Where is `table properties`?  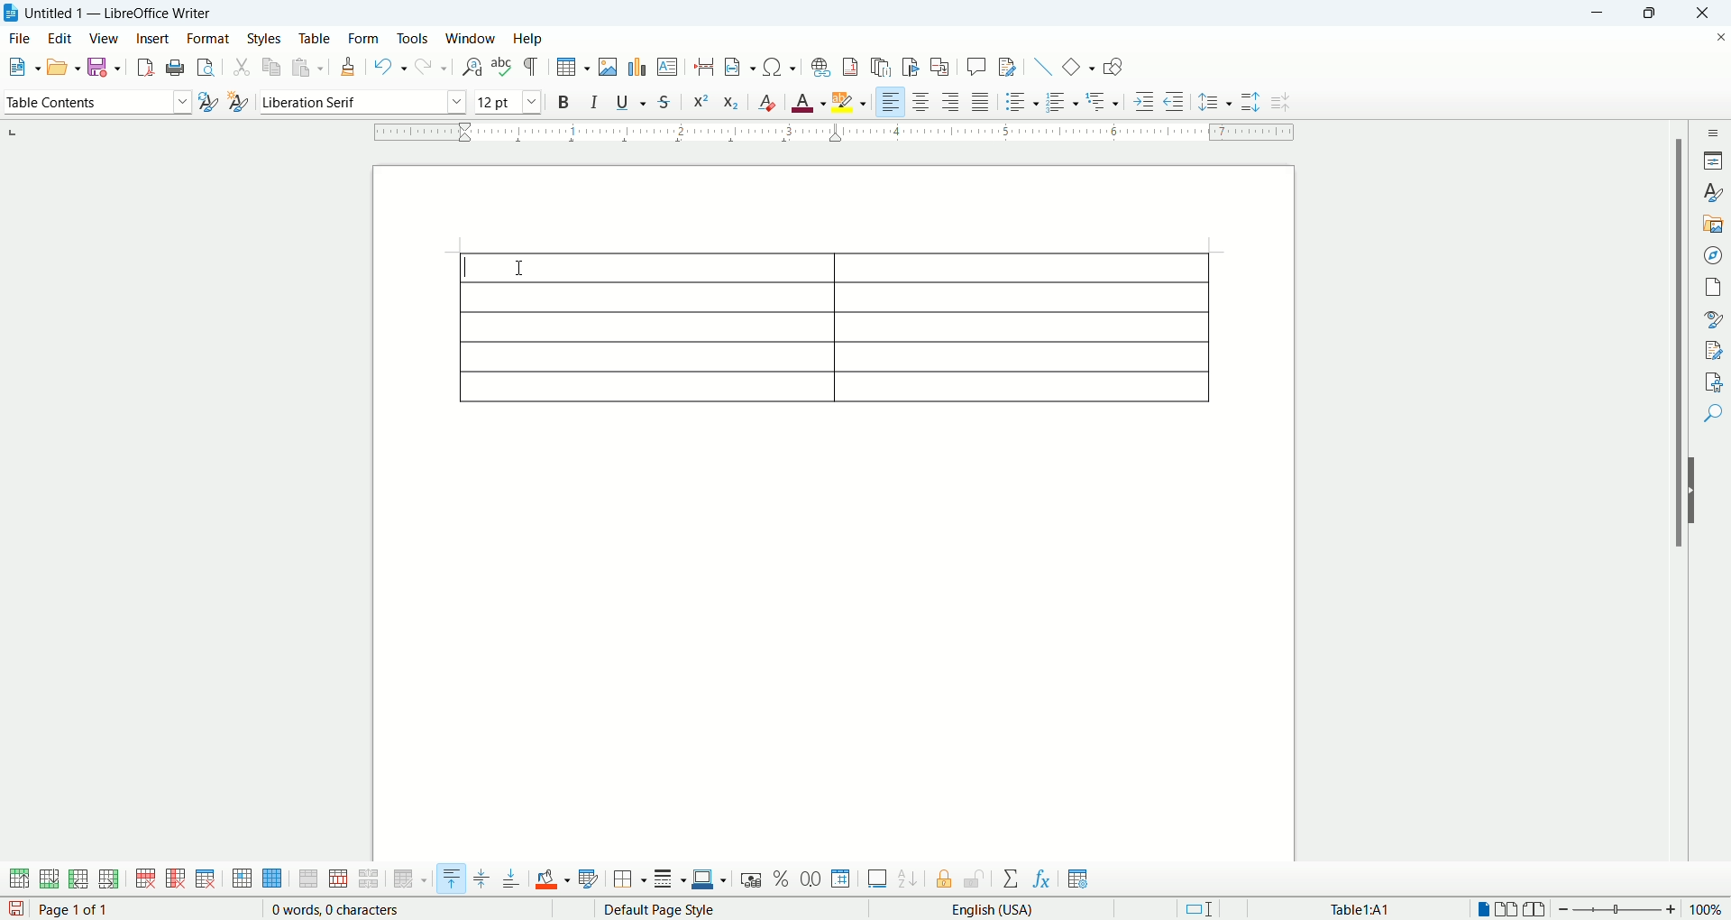
table properties is located at coordinates (1078, 880).